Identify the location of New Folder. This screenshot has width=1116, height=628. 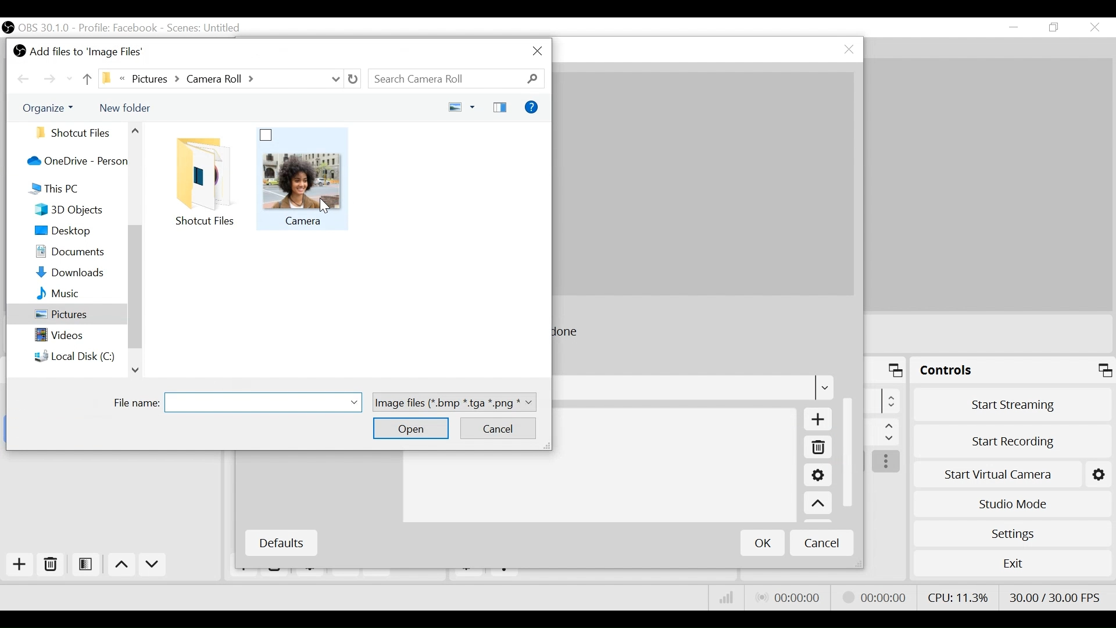
(124, 108).